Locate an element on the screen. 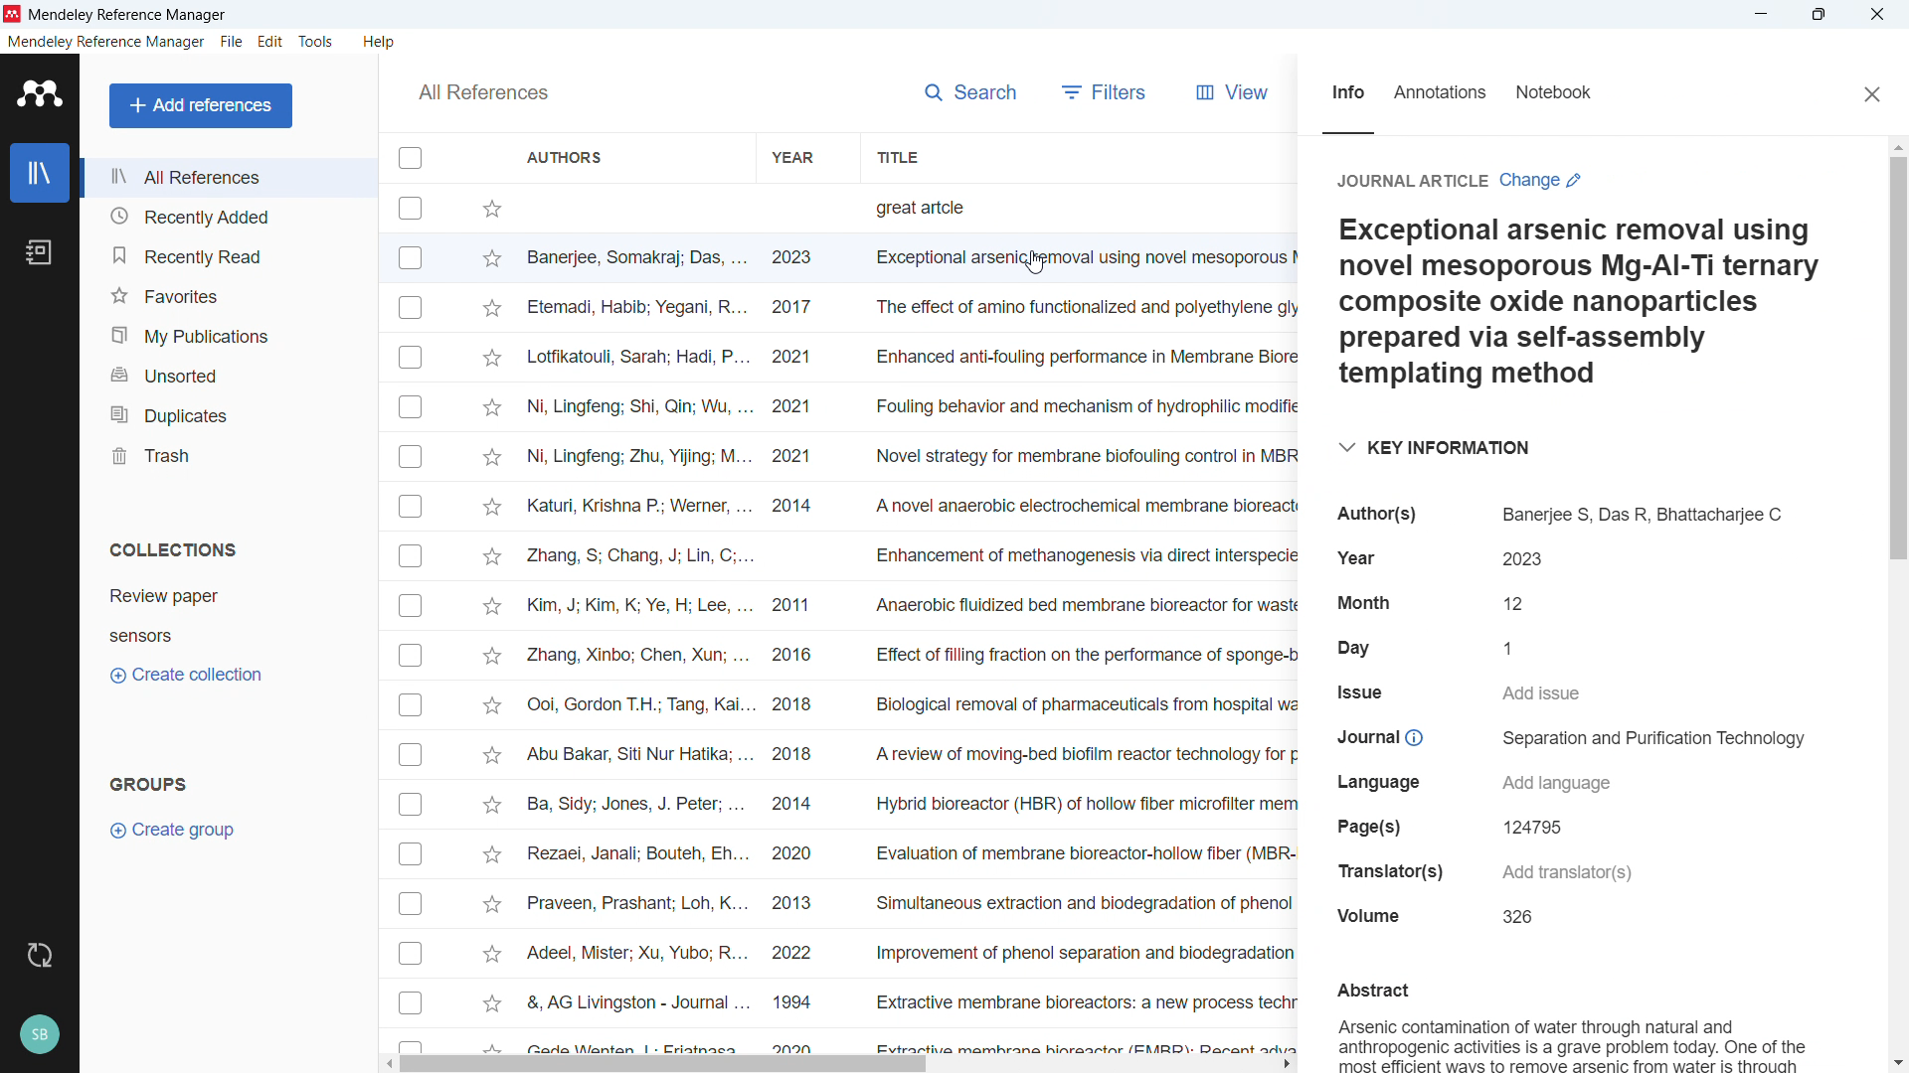 This screenshot has height=1073, width=1909. Year of publication  is located at coordinates (792, 624).